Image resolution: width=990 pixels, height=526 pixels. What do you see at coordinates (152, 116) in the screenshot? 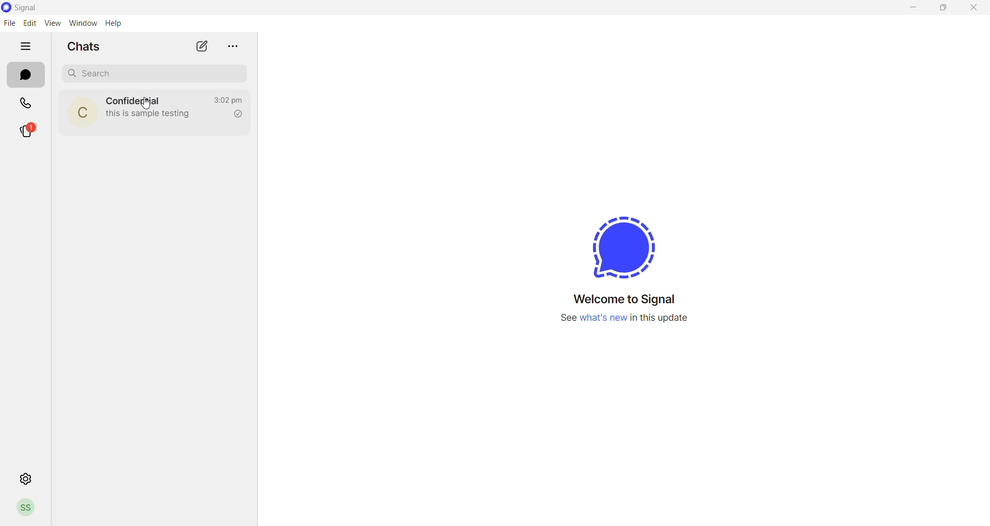
I see `last message` at bounding box center [152, 116].